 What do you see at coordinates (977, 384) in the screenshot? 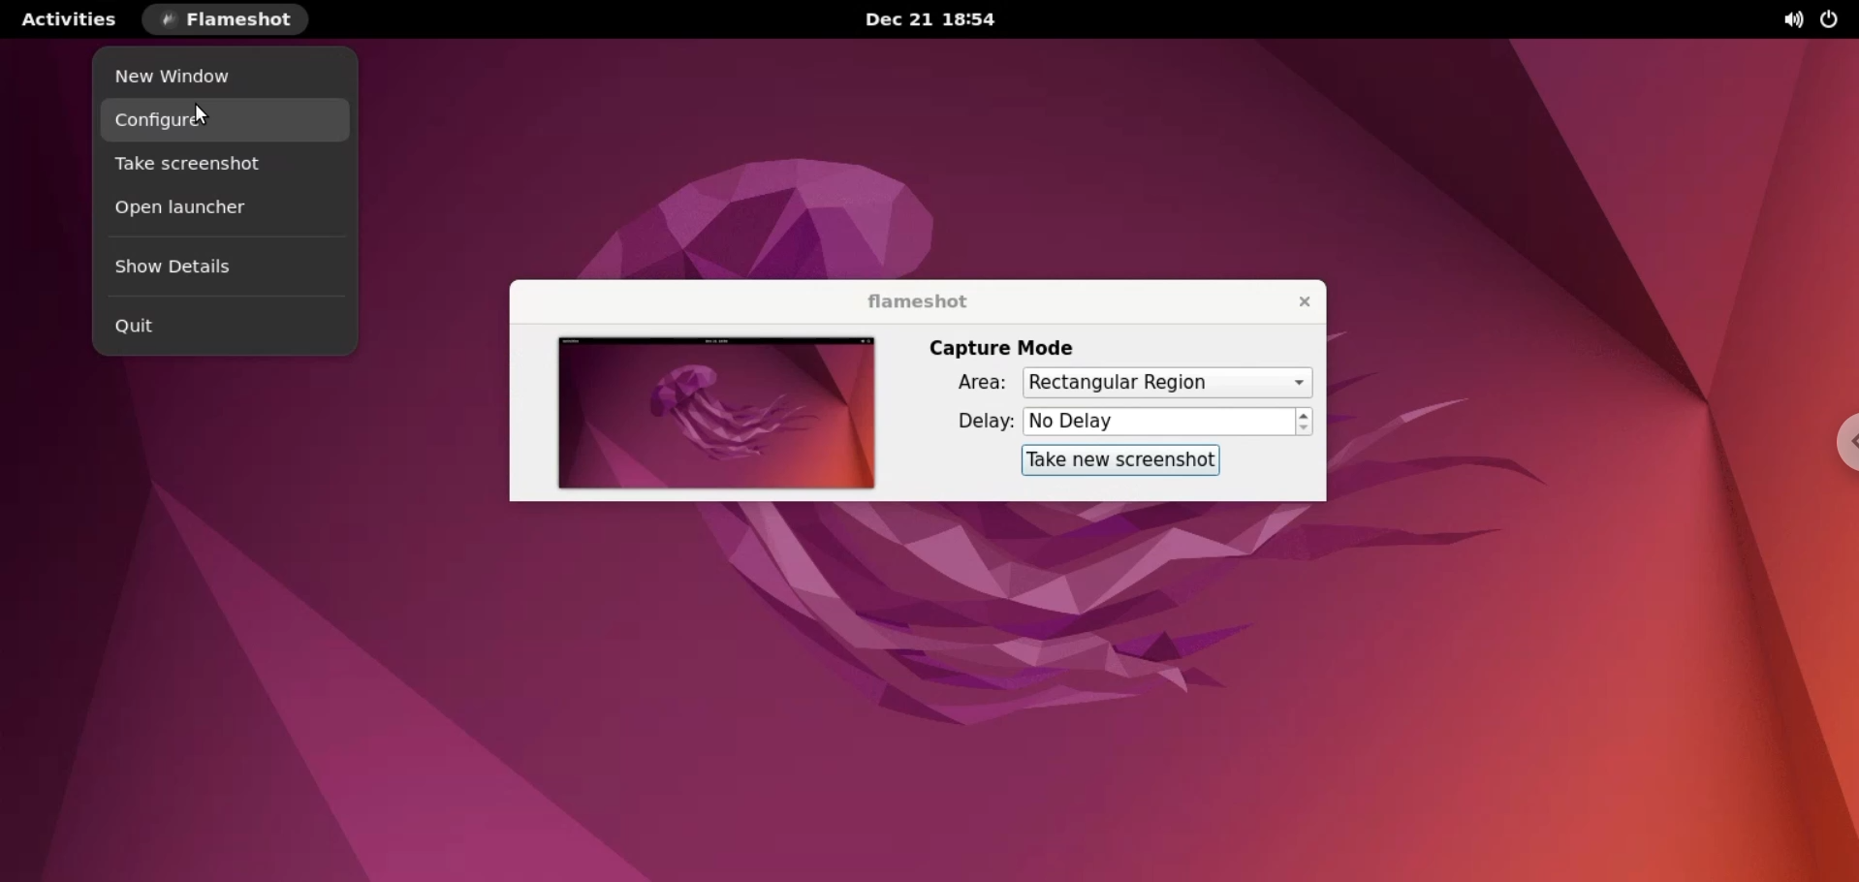
I see `area:` at bounding box center [977, 384].